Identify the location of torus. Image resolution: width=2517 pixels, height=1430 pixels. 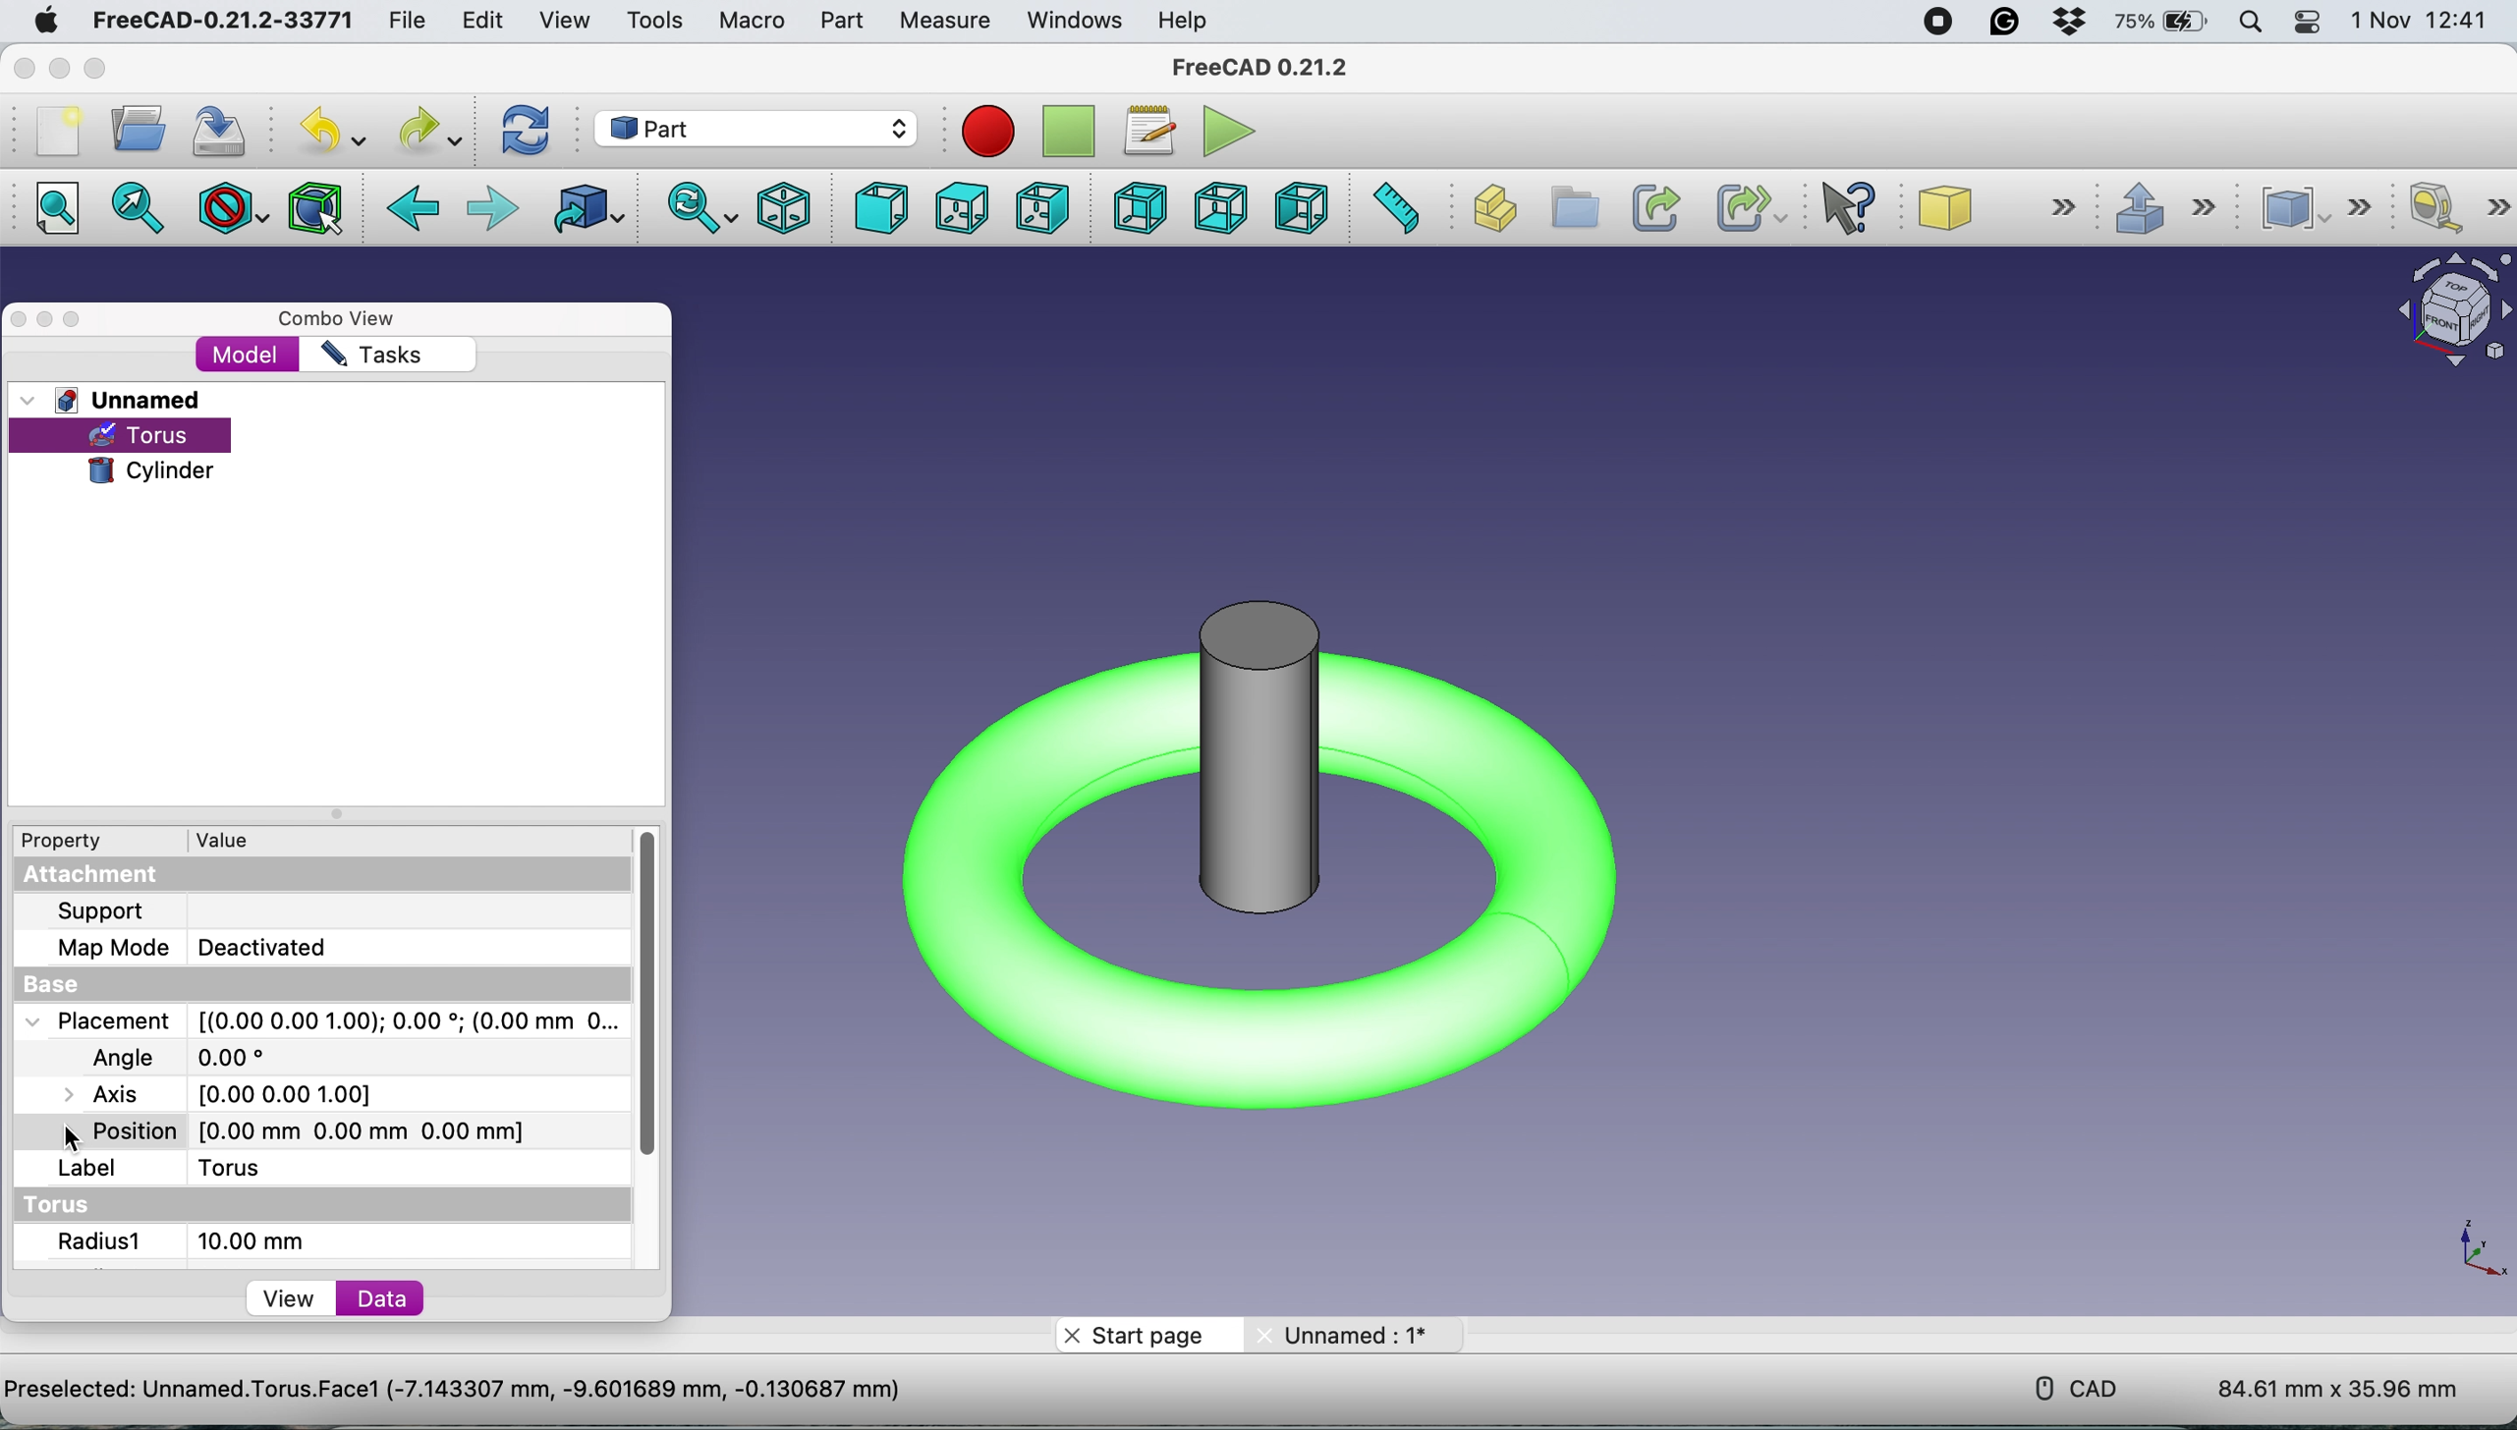
(257, 1168).